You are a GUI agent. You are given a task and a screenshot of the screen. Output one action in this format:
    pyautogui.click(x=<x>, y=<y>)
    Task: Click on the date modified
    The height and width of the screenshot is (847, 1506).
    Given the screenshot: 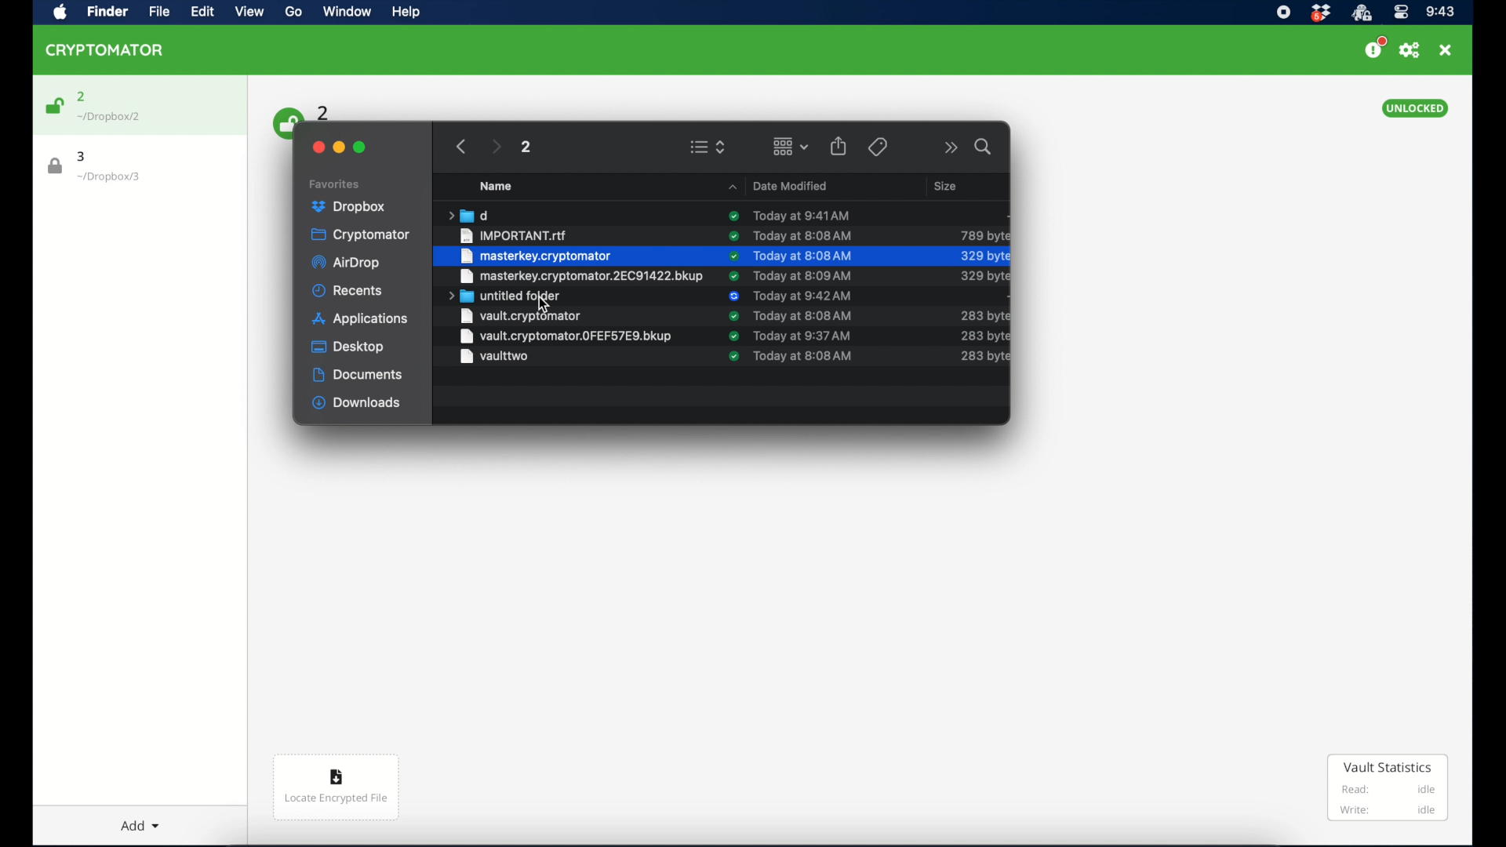 What is the action you would take?
    pyautogui.click(x=778, y=185)
    